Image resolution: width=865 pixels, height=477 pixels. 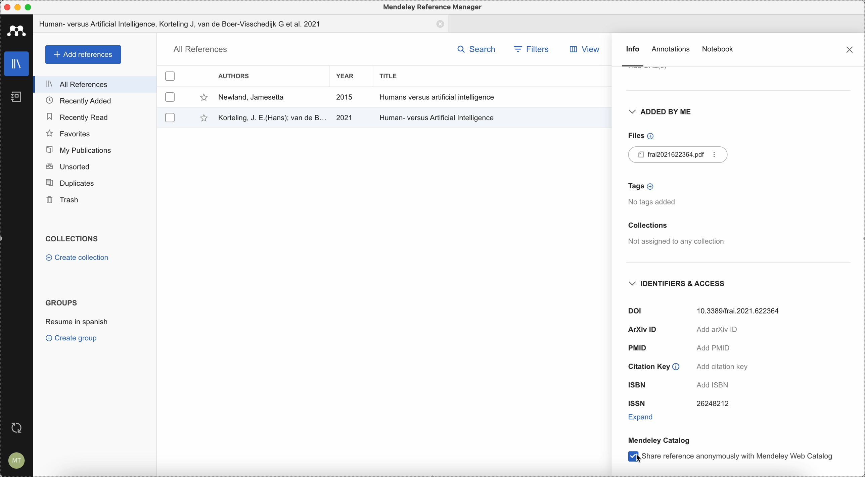 I want to click on checkbox, so click(x=170, y=97).